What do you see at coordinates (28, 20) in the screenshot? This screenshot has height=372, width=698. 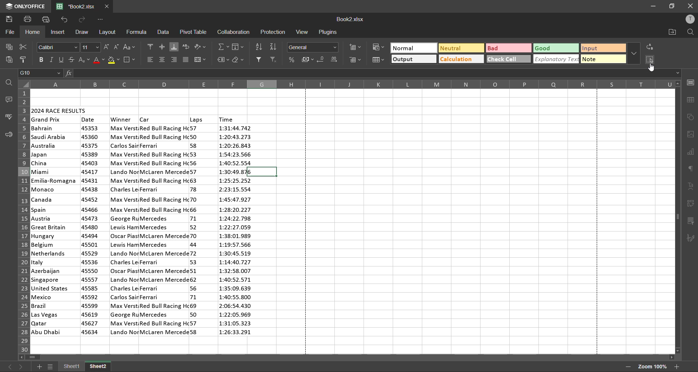 I see `save` at bounding box center [28, 20].